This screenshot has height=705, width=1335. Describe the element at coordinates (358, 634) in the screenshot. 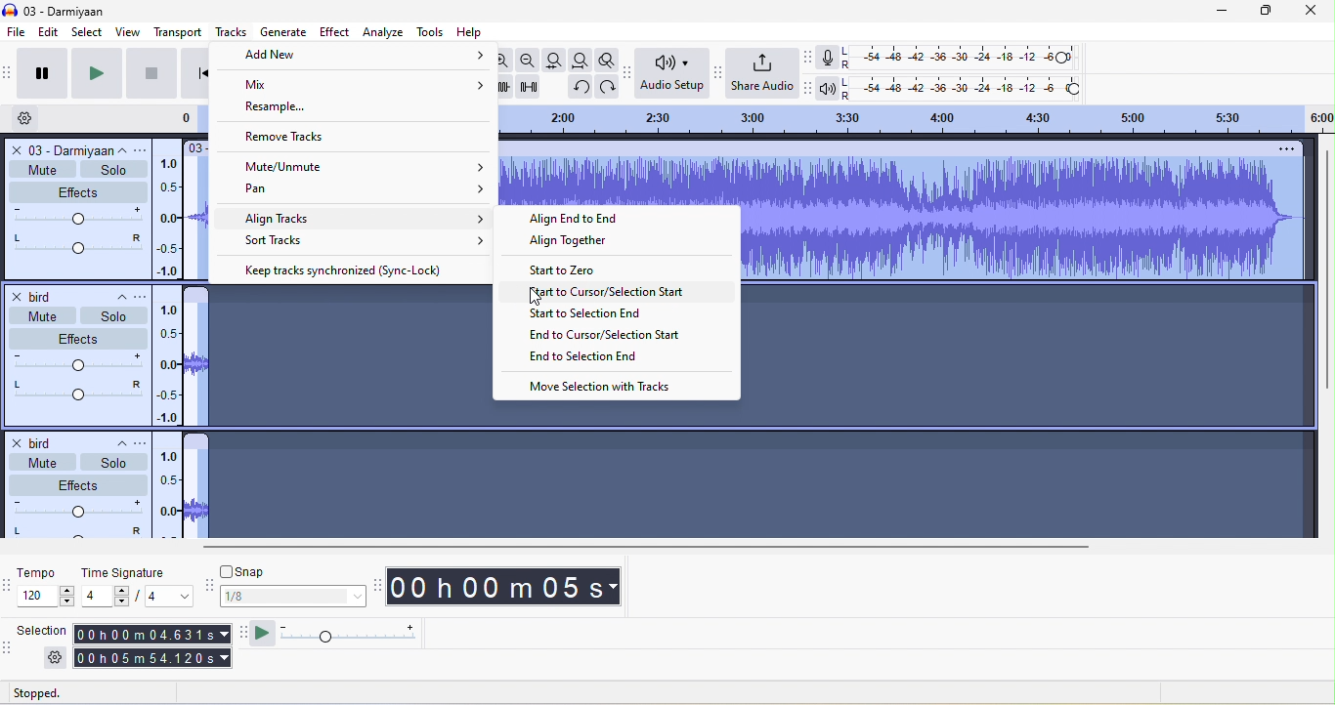

I see `play at speed` at that location.